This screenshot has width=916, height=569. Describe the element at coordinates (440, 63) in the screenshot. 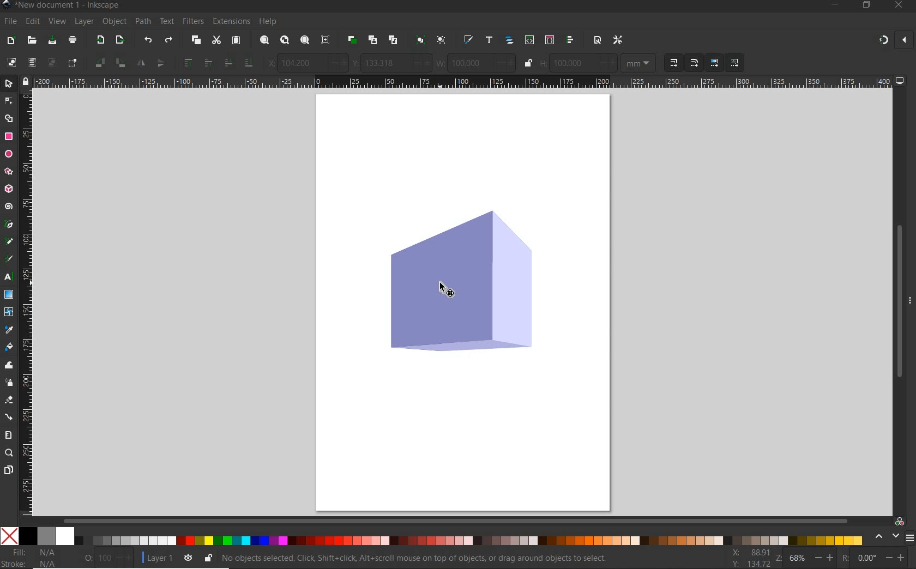

I see `WEIGHT OF SELECTION` at that location.